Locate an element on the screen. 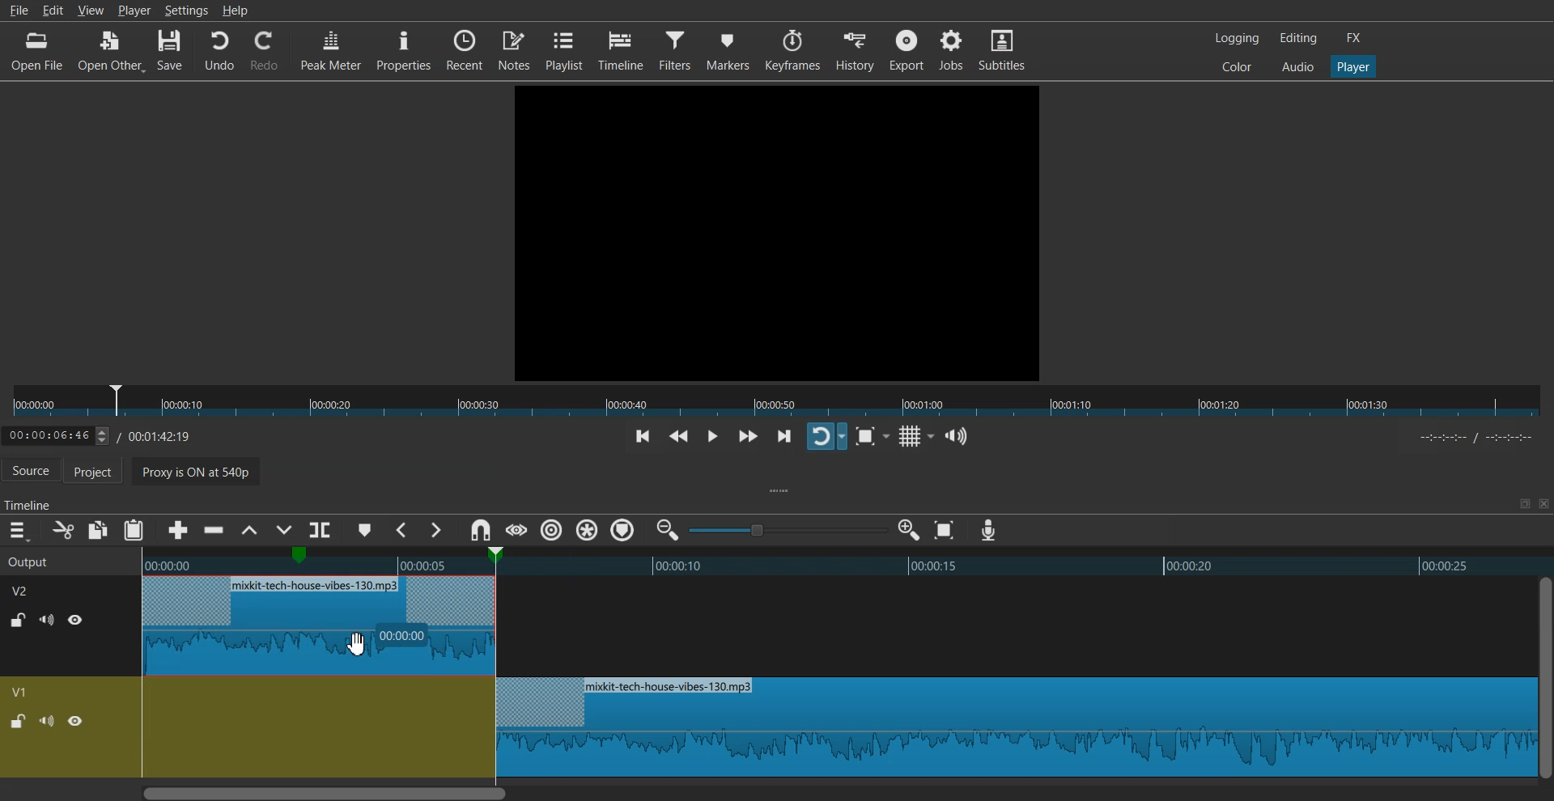 This screenshot has width=1554, height=801. Colors is located at coordinates (1237, 66).